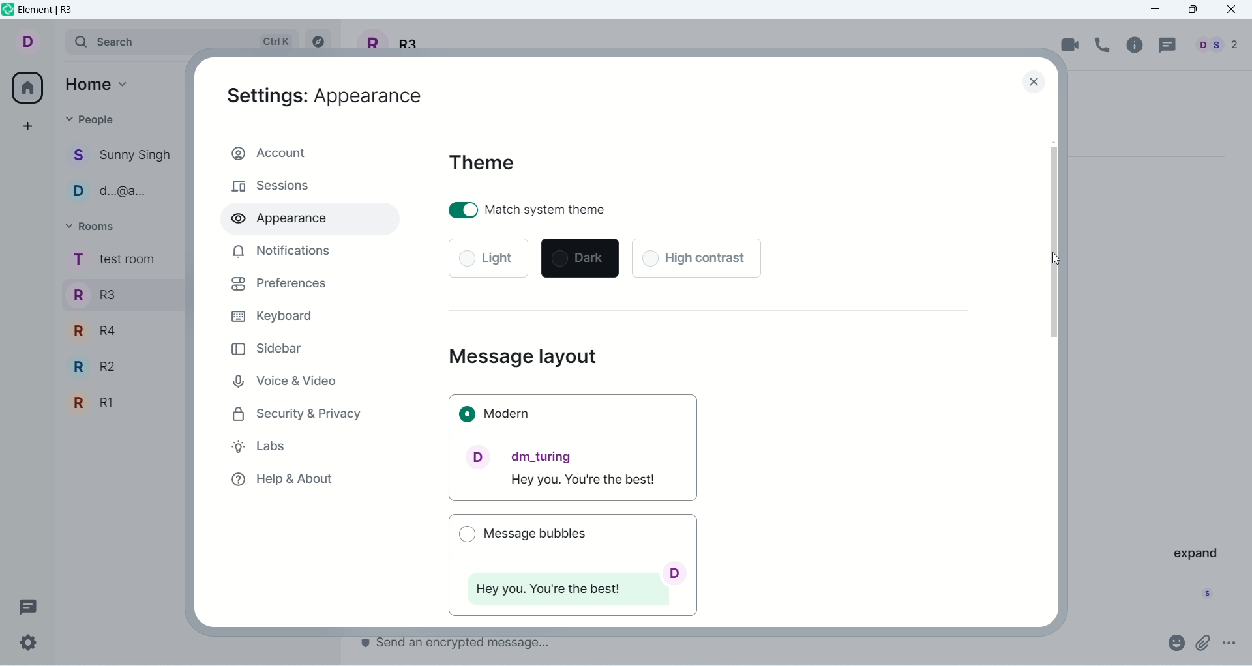 The width and height of the screenshot is (1252, 666). I want to click on R3, so click(119, 293).